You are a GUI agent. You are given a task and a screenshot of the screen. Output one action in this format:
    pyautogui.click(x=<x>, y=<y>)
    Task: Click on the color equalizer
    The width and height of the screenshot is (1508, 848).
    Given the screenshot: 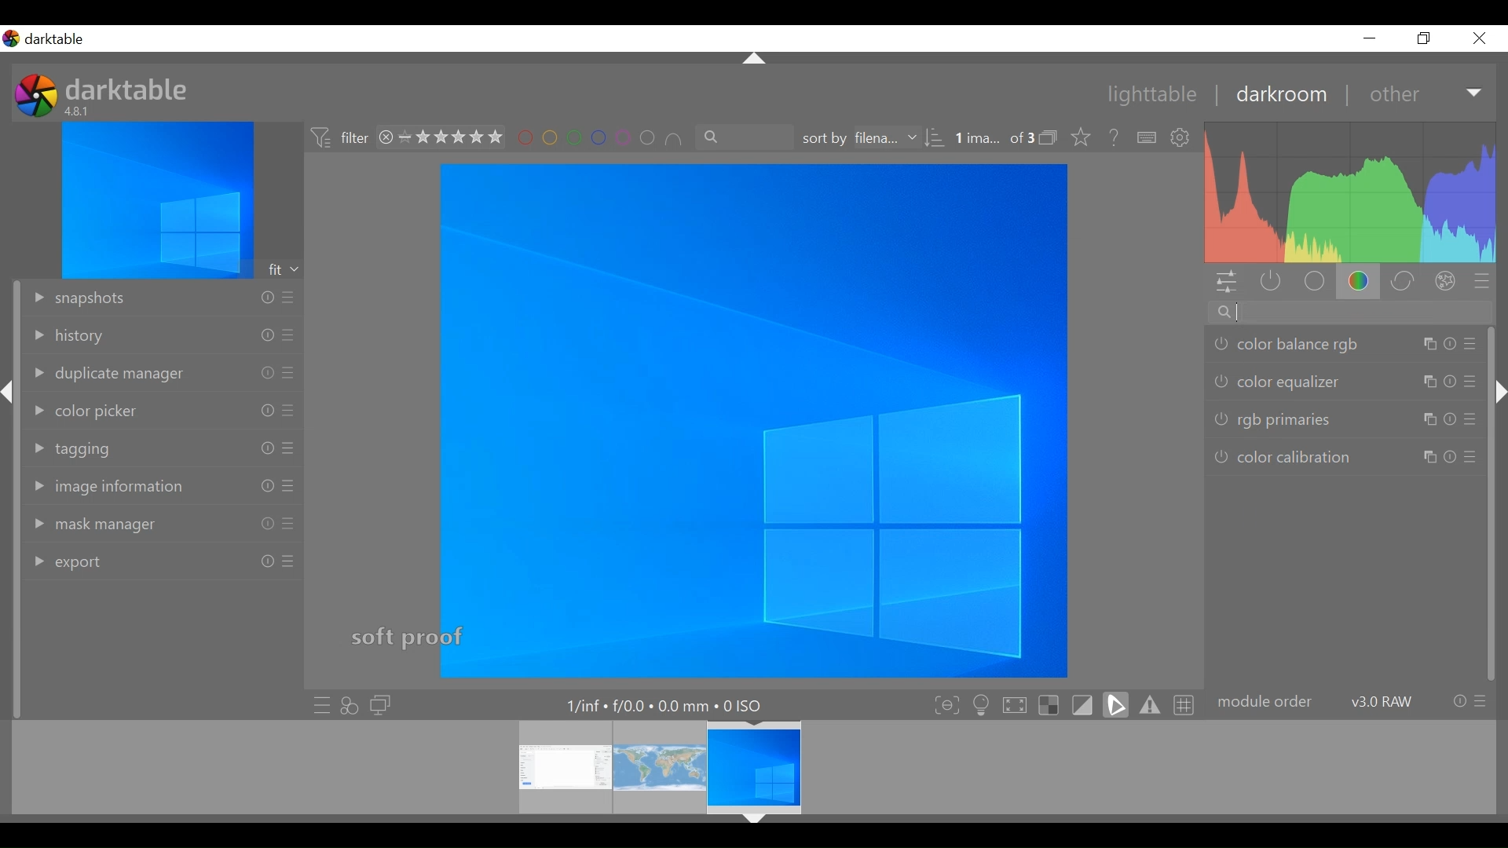 What is the action you would take?
    pyautogui.click(x=1278, y=381)
    